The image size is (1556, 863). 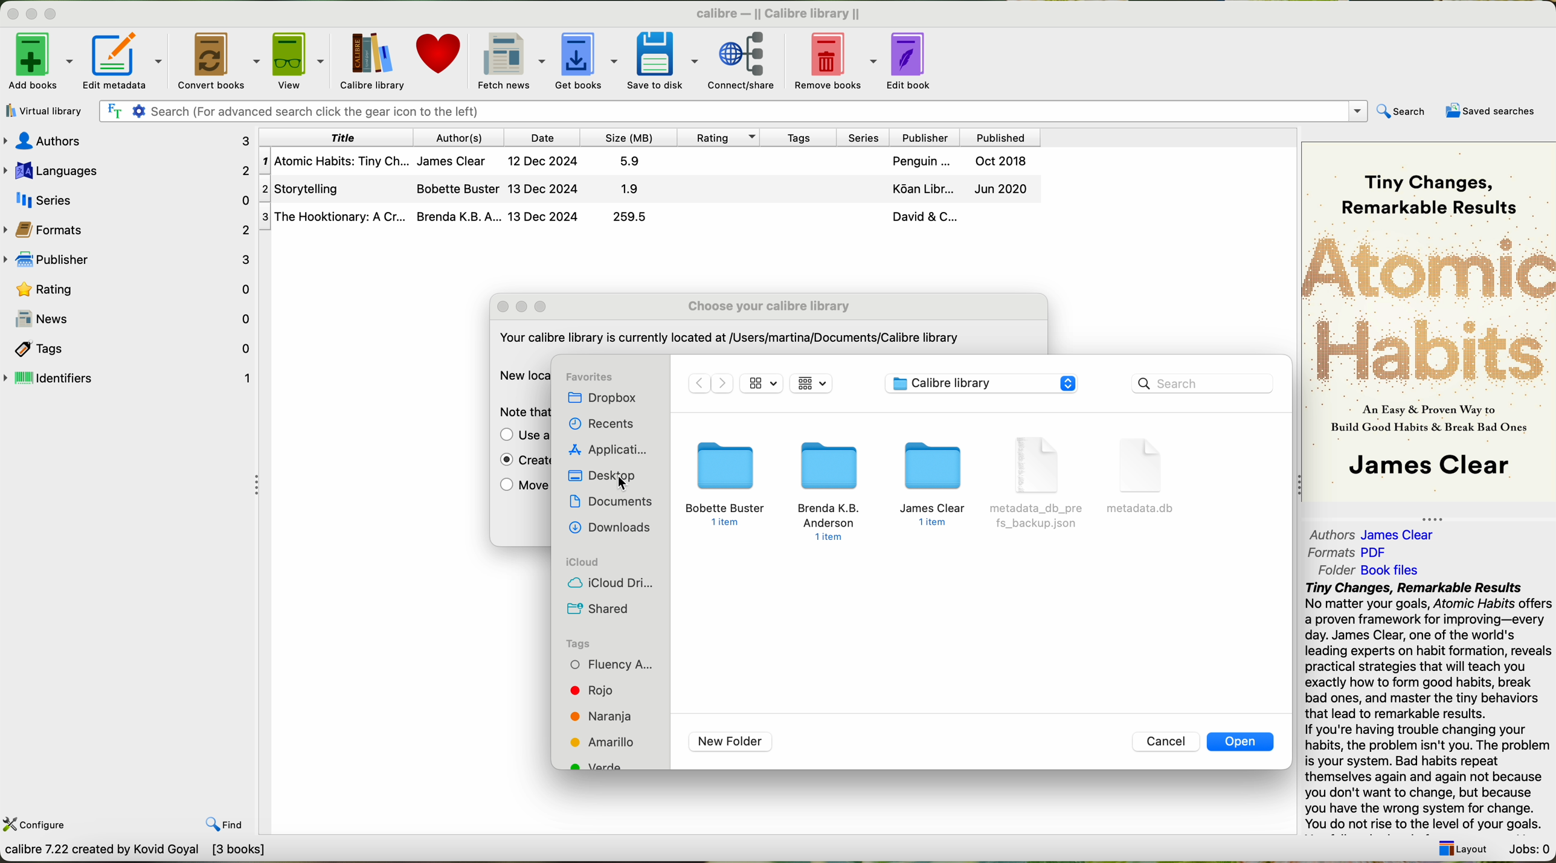 I want to click on As Easy & Proven Way toBuild Good Habits & Break Bad Ones, so click(x=1423, y=420).